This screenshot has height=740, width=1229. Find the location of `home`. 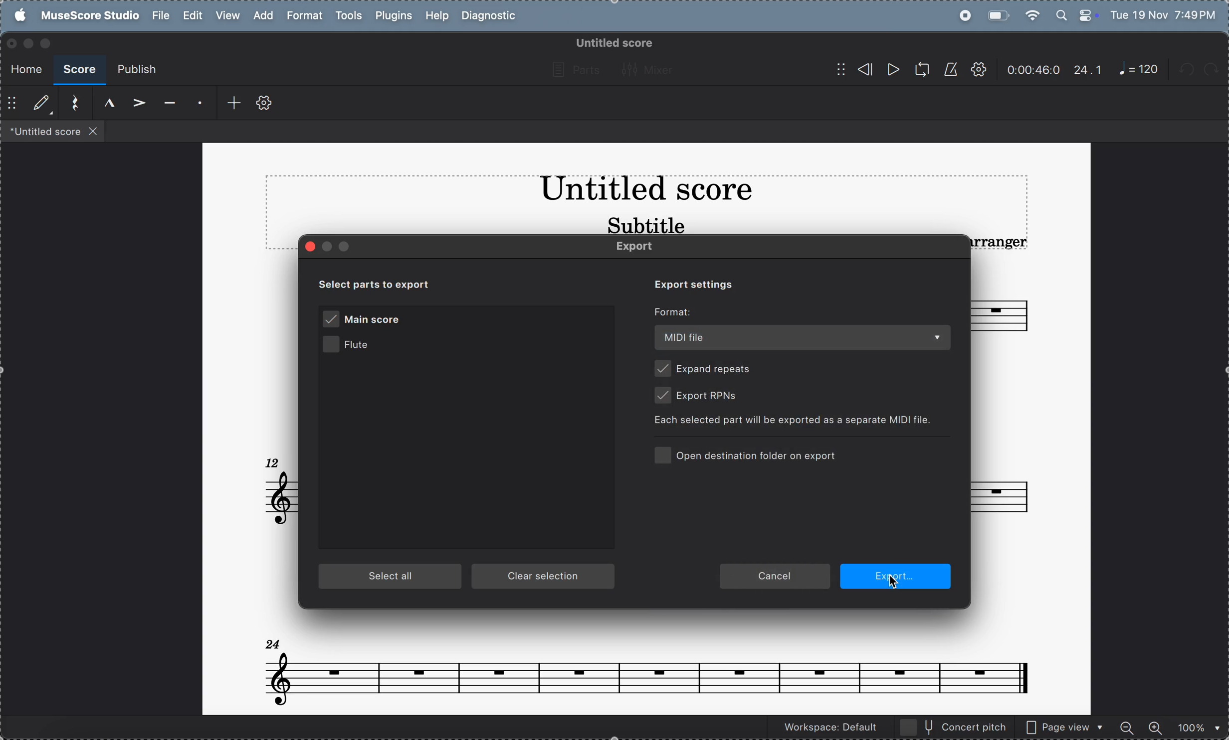

home is located at coordinates (23, 67).